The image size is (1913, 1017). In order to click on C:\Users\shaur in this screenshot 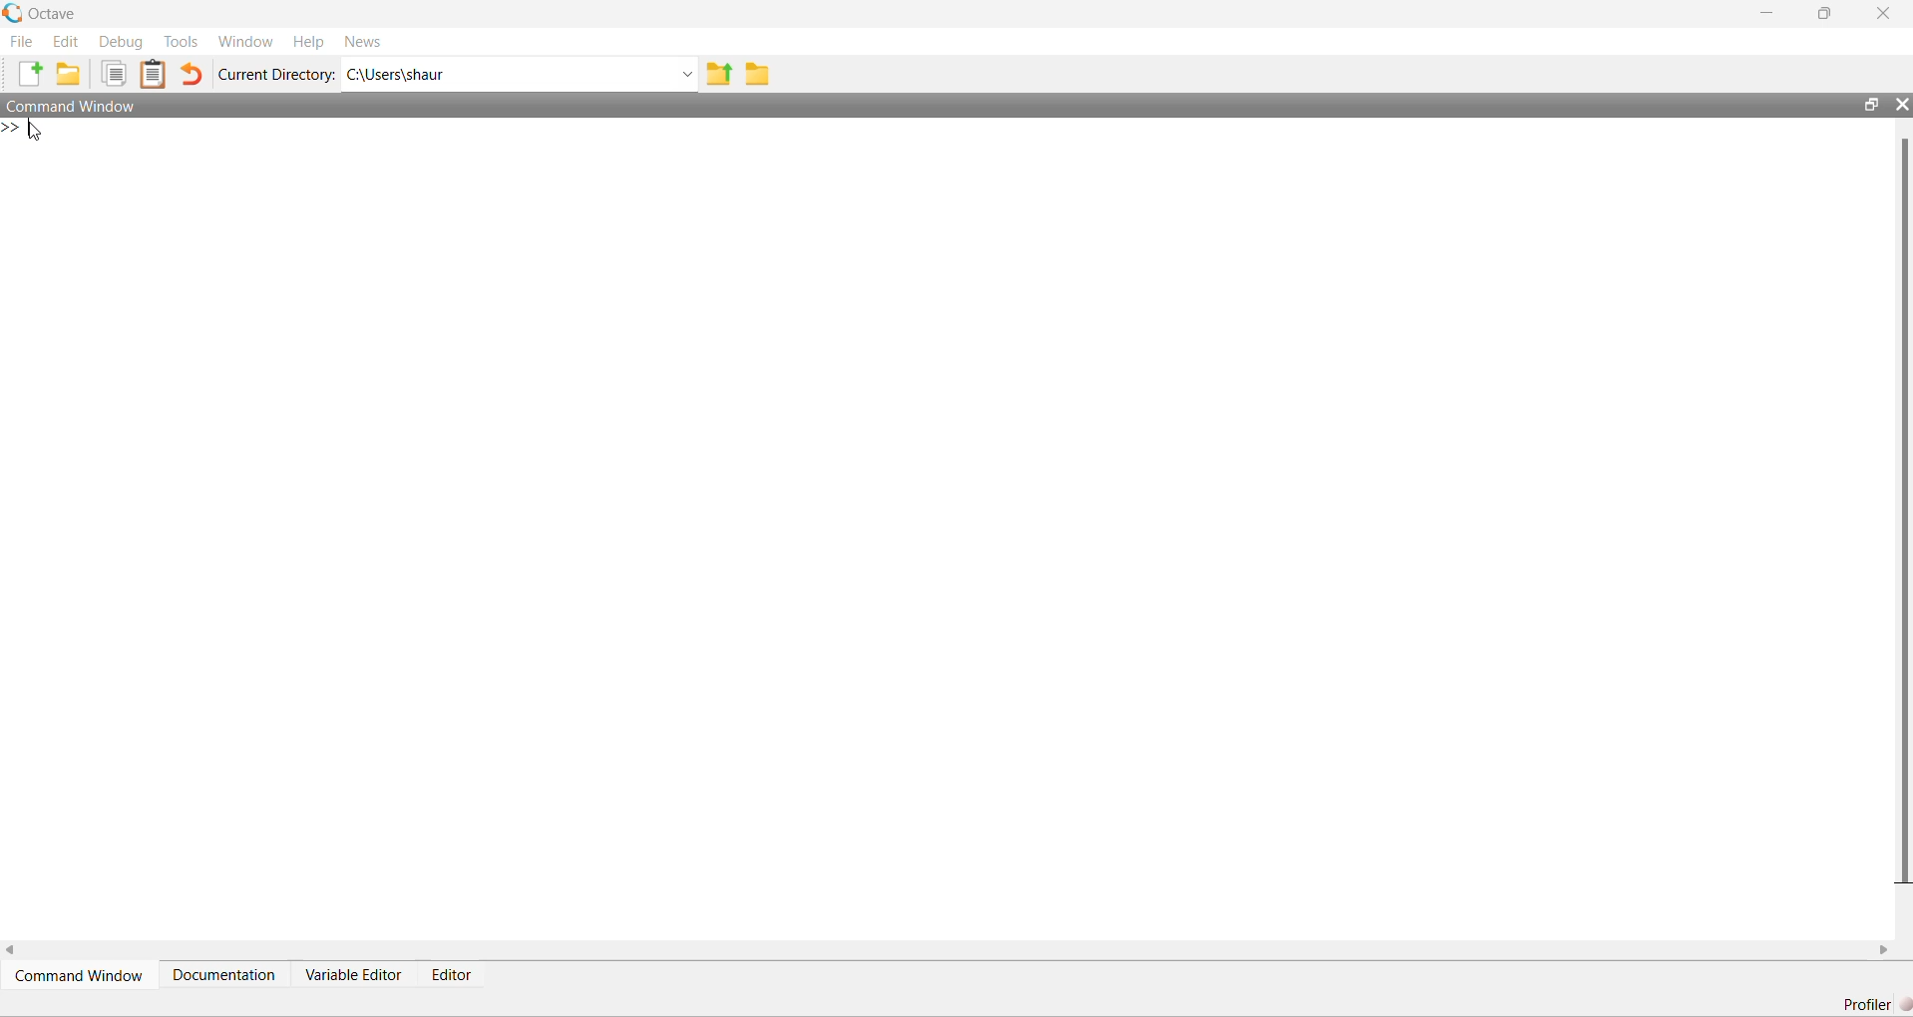, I will do `click(397, 76)`.